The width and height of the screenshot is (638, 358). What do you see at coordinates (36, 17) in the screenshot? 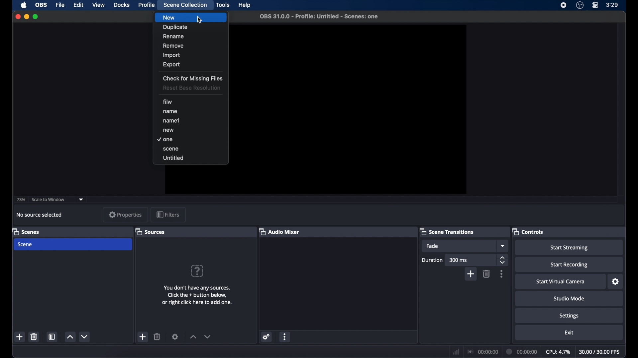
I see `maximize` at bounding box center [36, 17].